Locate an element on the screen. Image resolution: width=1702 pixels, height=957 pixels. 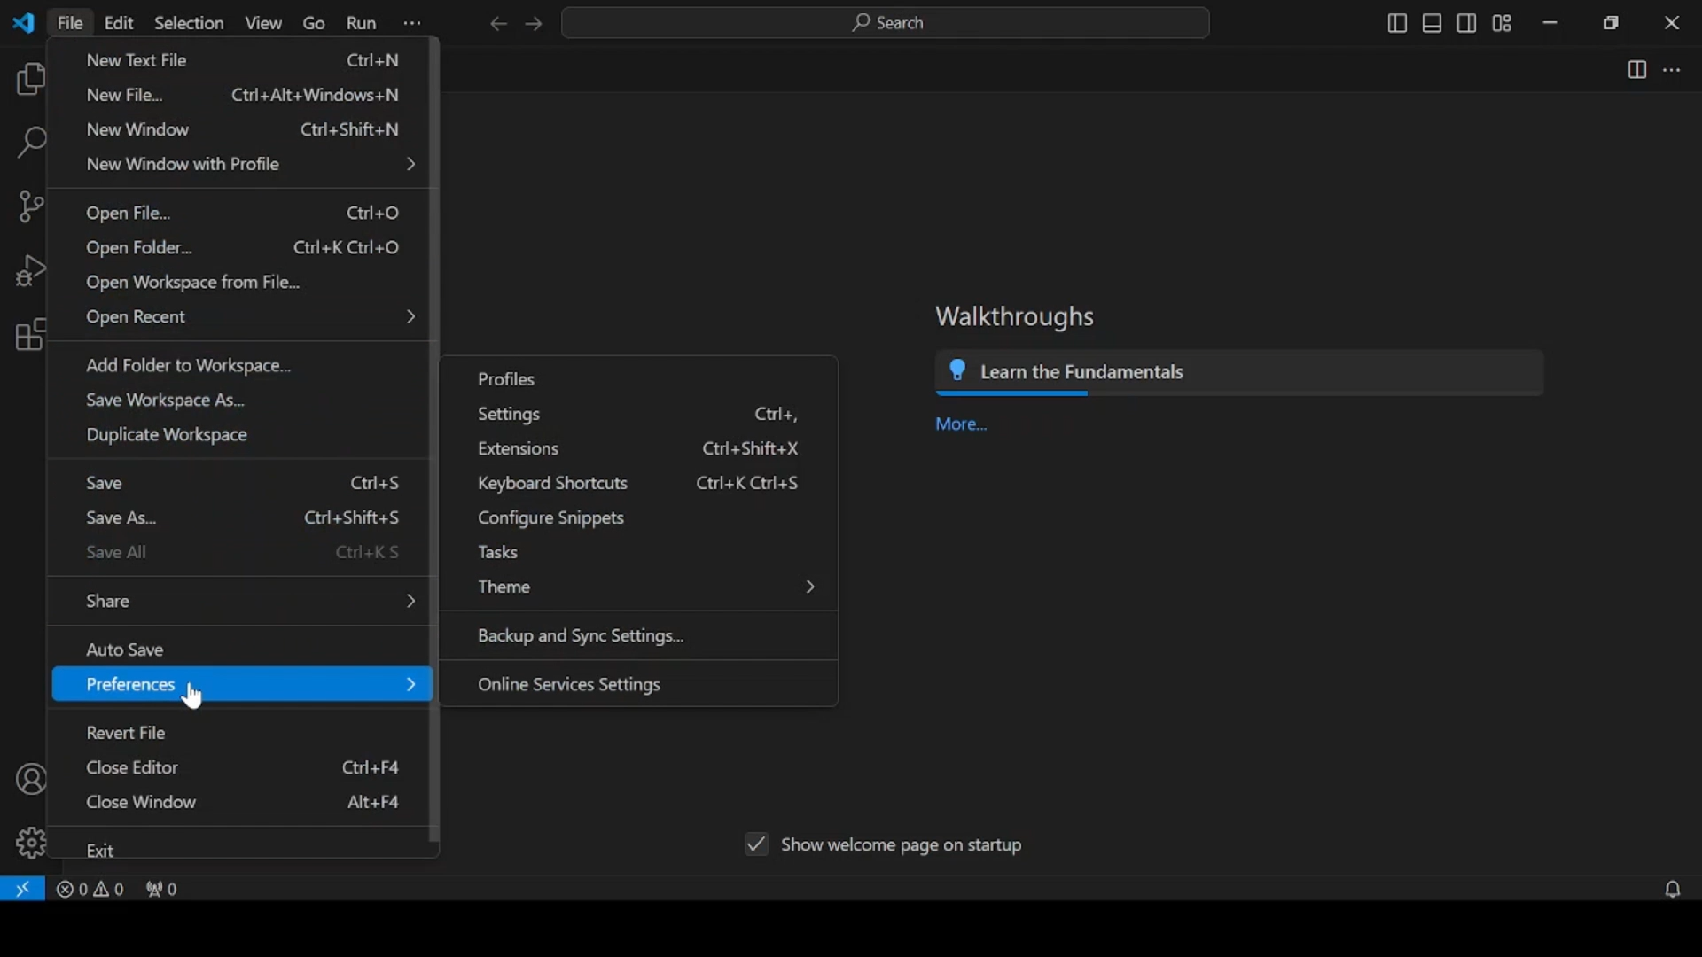
save as  is located at coordinates (121, 518).